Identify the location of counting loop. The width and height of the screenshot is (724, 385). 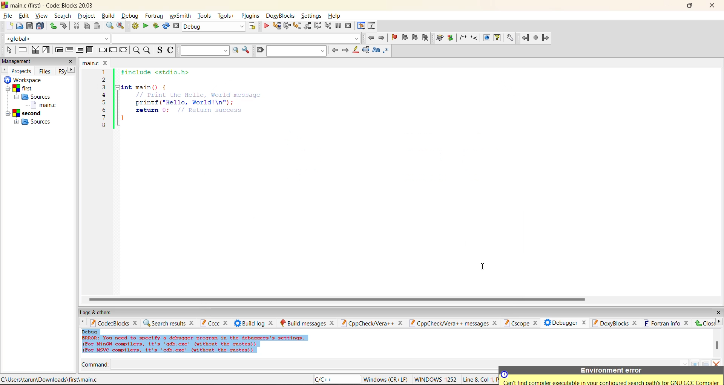
(80, 50).